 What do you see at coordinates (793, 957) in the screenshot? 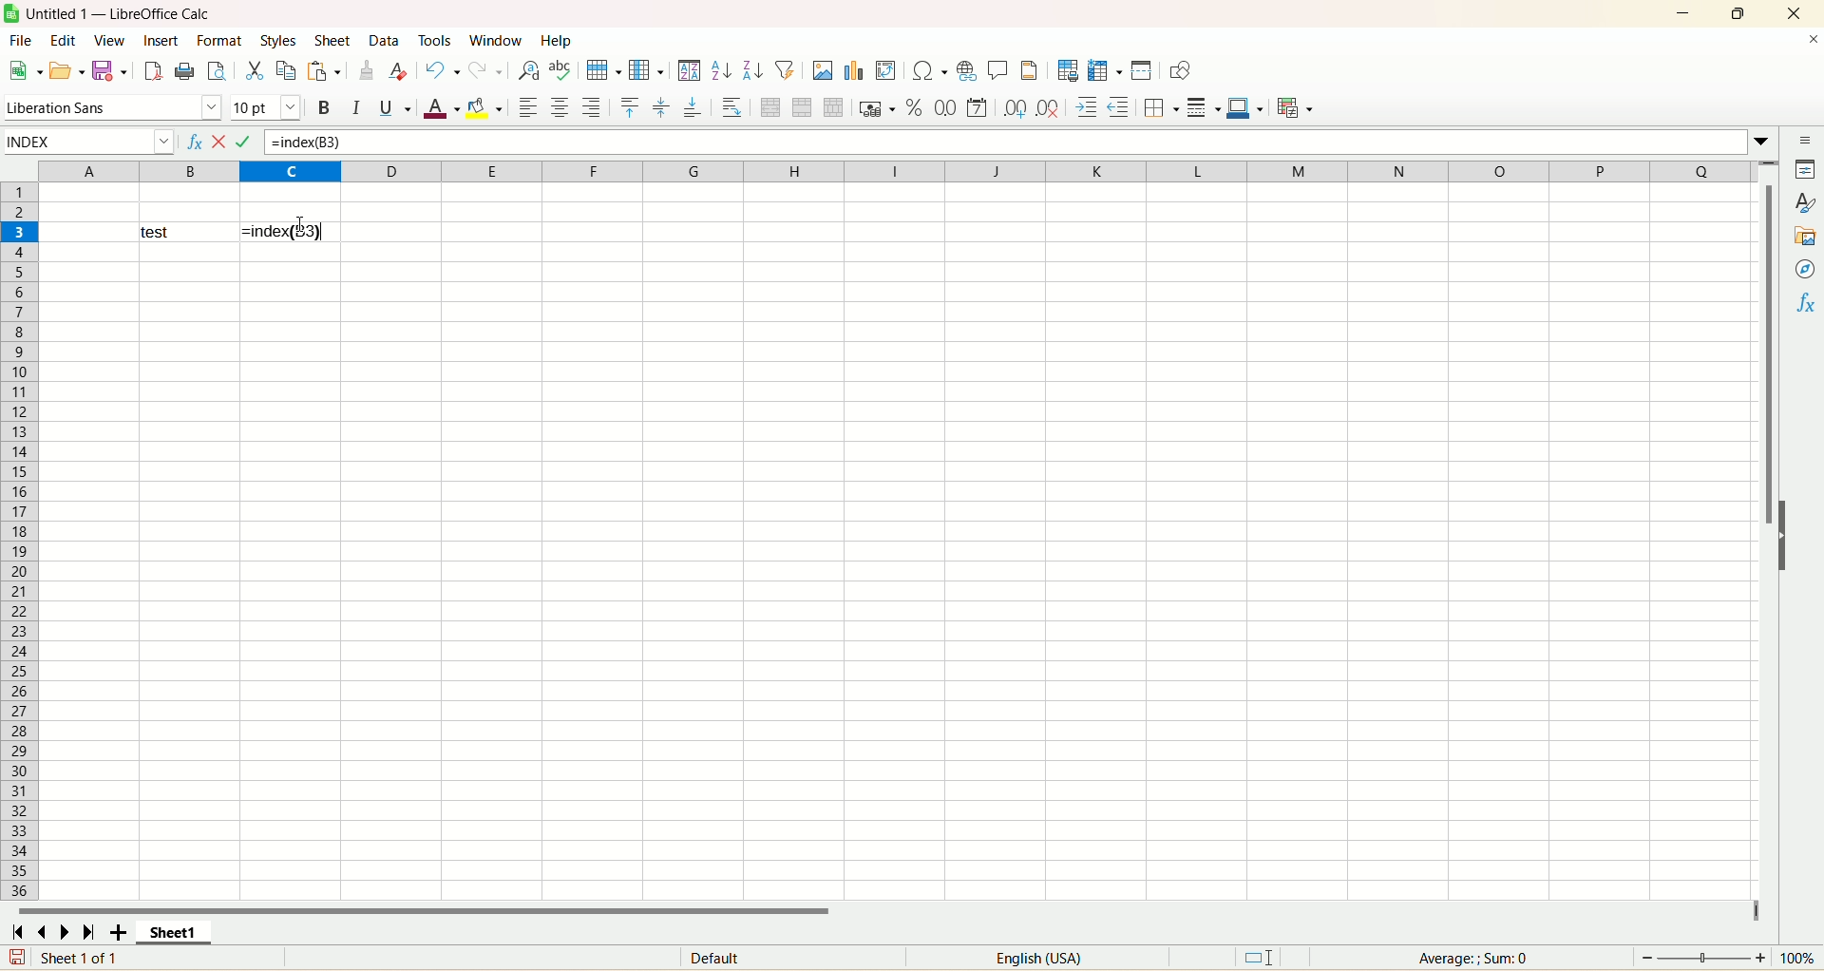
I see `Default` at bounding box center [793, 957].